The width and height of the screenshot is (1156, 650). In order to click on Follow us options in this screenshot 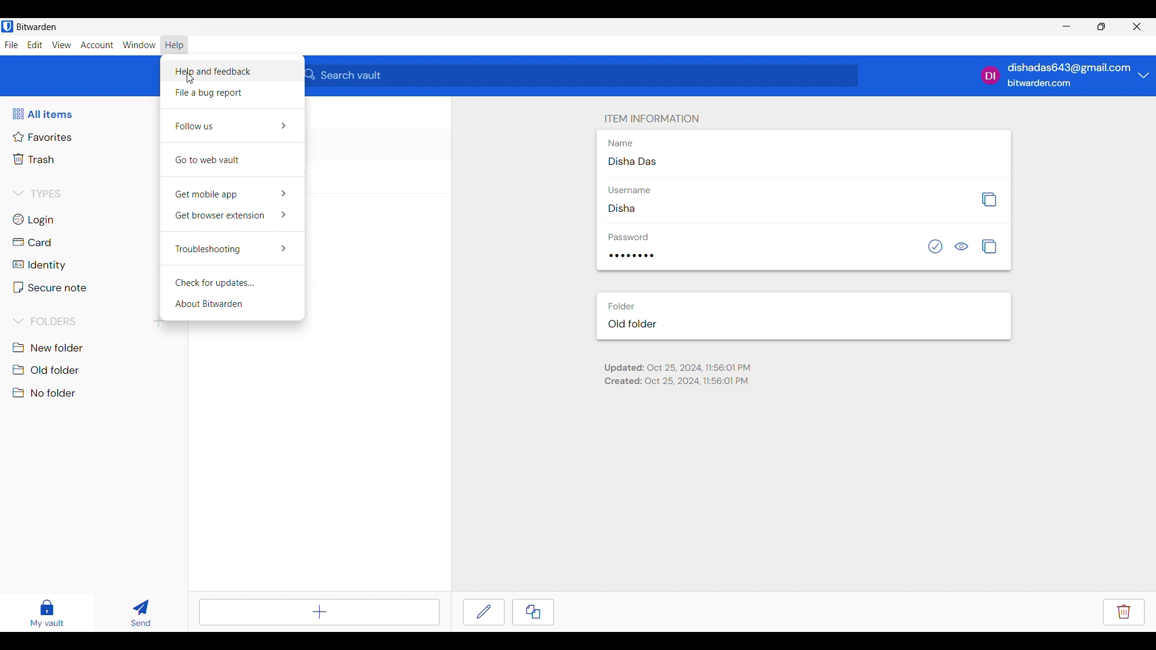, I will do `click(233, 126)`.